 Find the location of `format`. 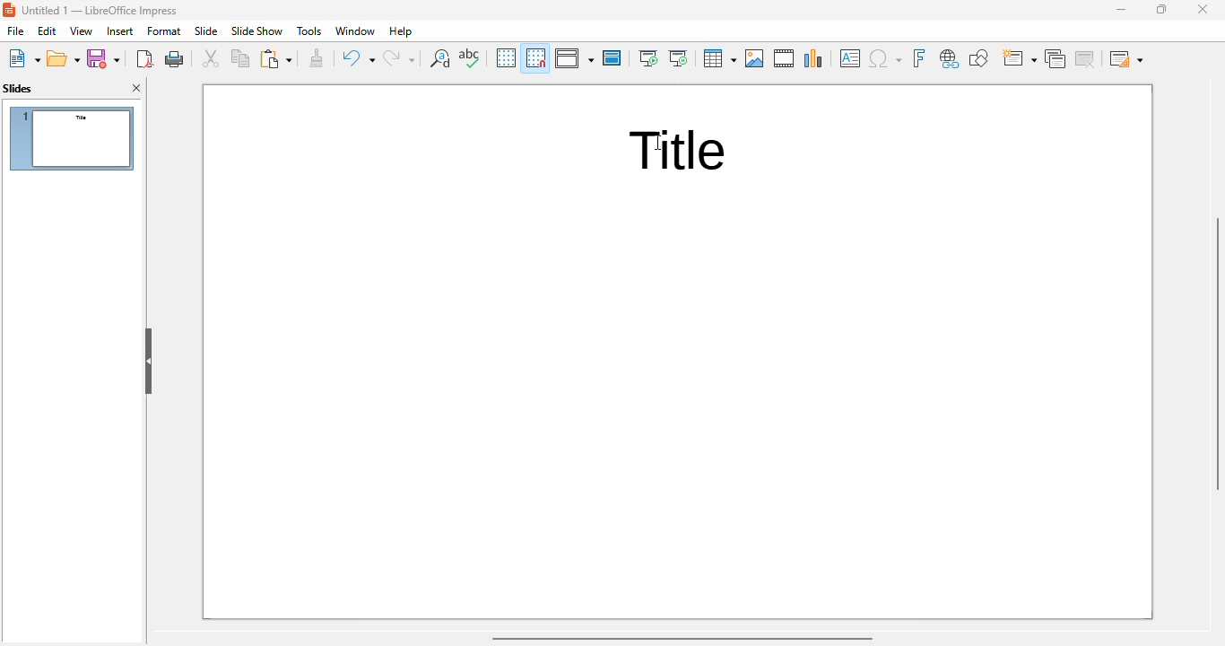

format is located at coordinates (165, 31).